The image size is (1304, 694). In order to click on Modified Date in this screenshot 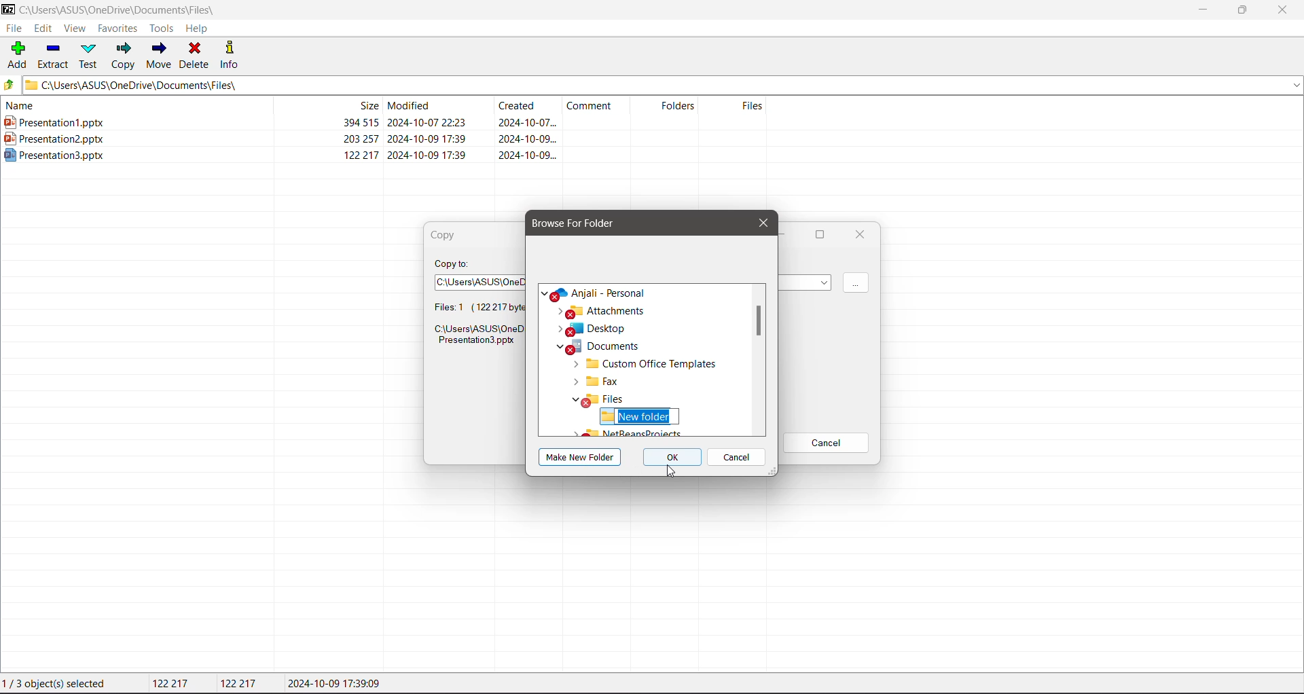, I will do `click(439, 105)`.